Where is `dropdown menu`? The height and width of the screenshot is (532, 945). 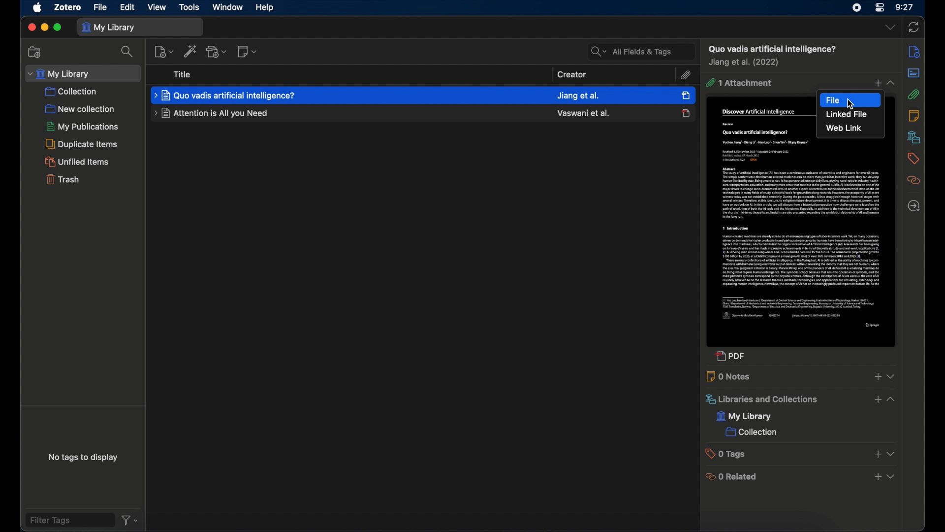
dropdown menu is located at coordinates (892, 477).